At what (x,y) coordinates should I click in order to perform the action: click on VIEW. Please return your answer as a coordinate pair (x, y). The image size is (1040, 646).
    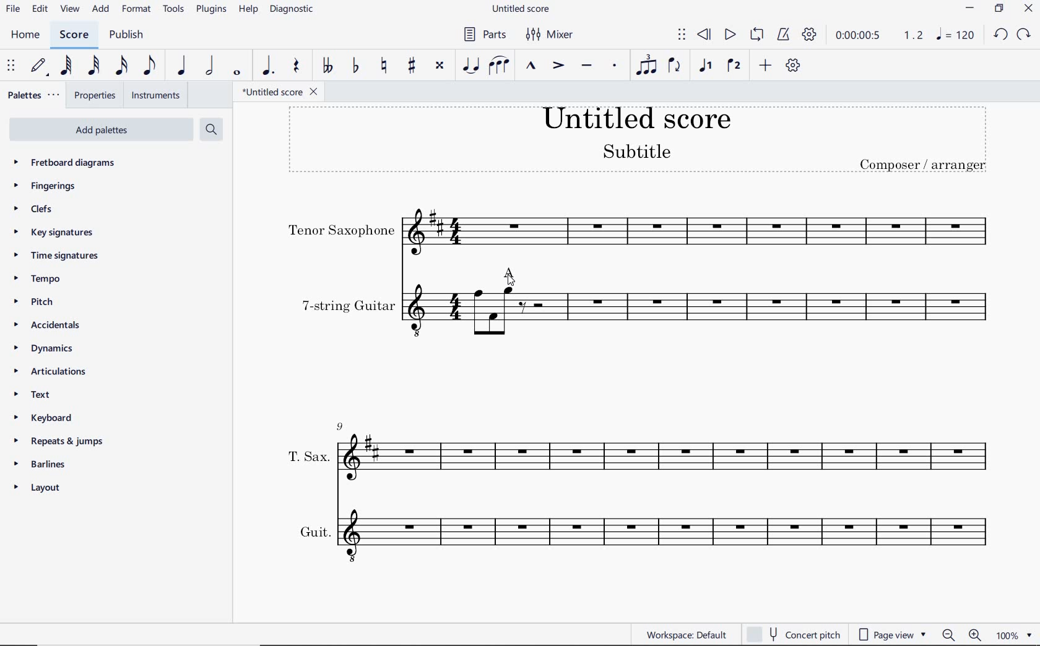
    Looking at the image, I should click on (69, 9).